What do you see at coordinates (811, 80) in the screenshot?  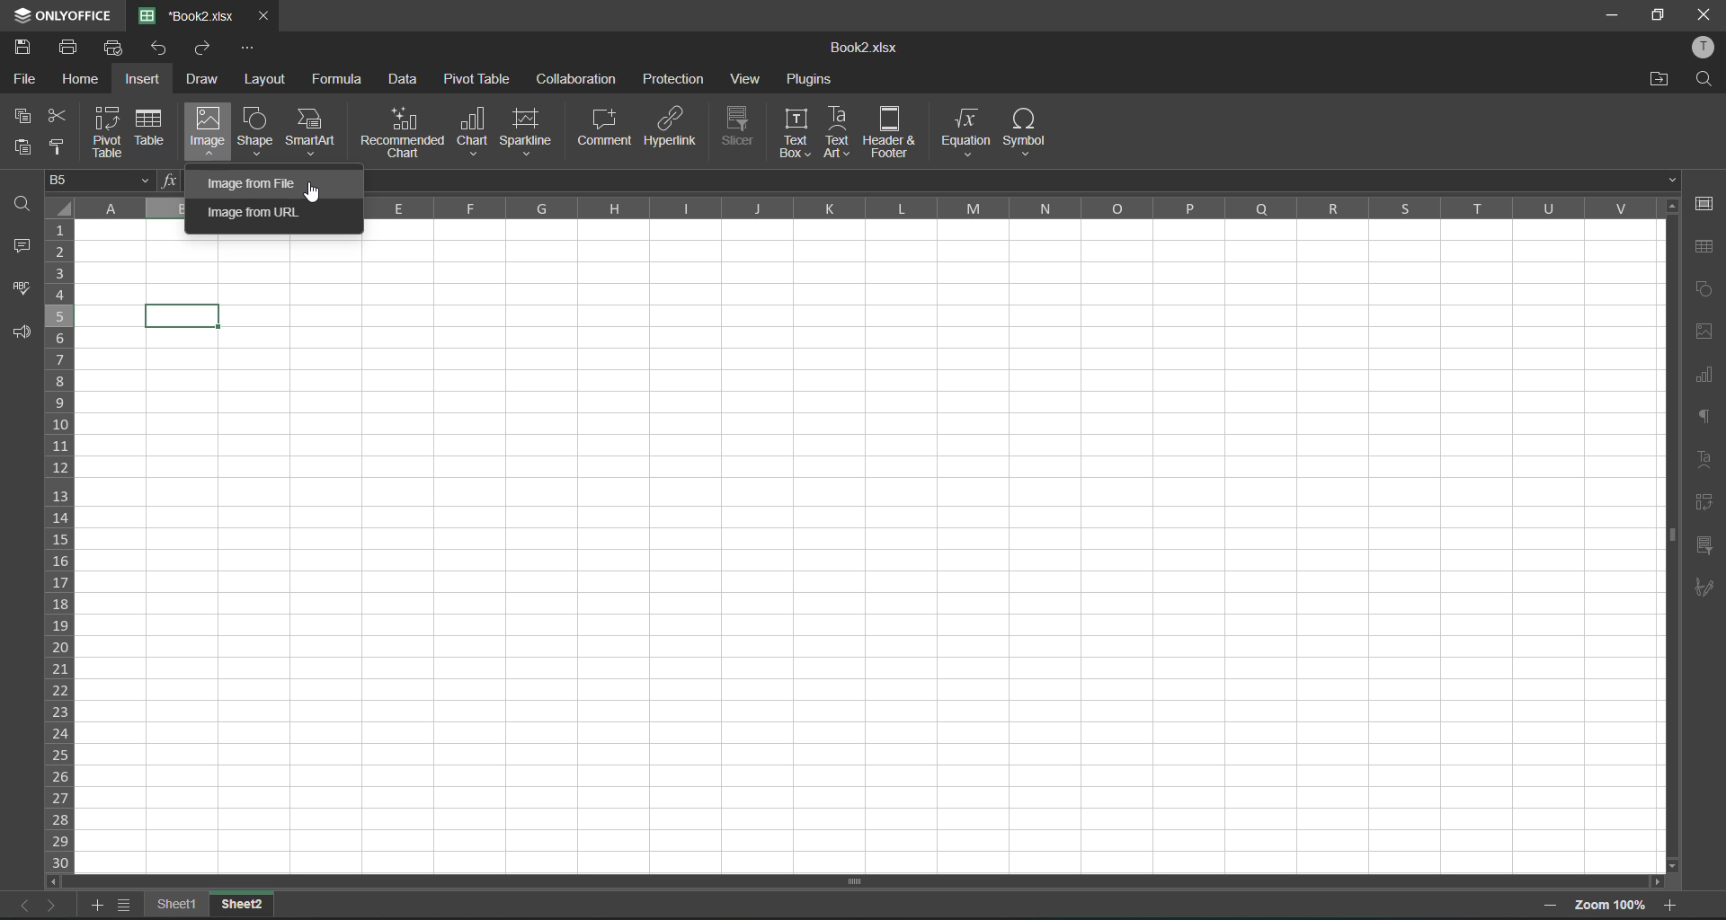 I see `plugins` at bounding box center [811, 80].